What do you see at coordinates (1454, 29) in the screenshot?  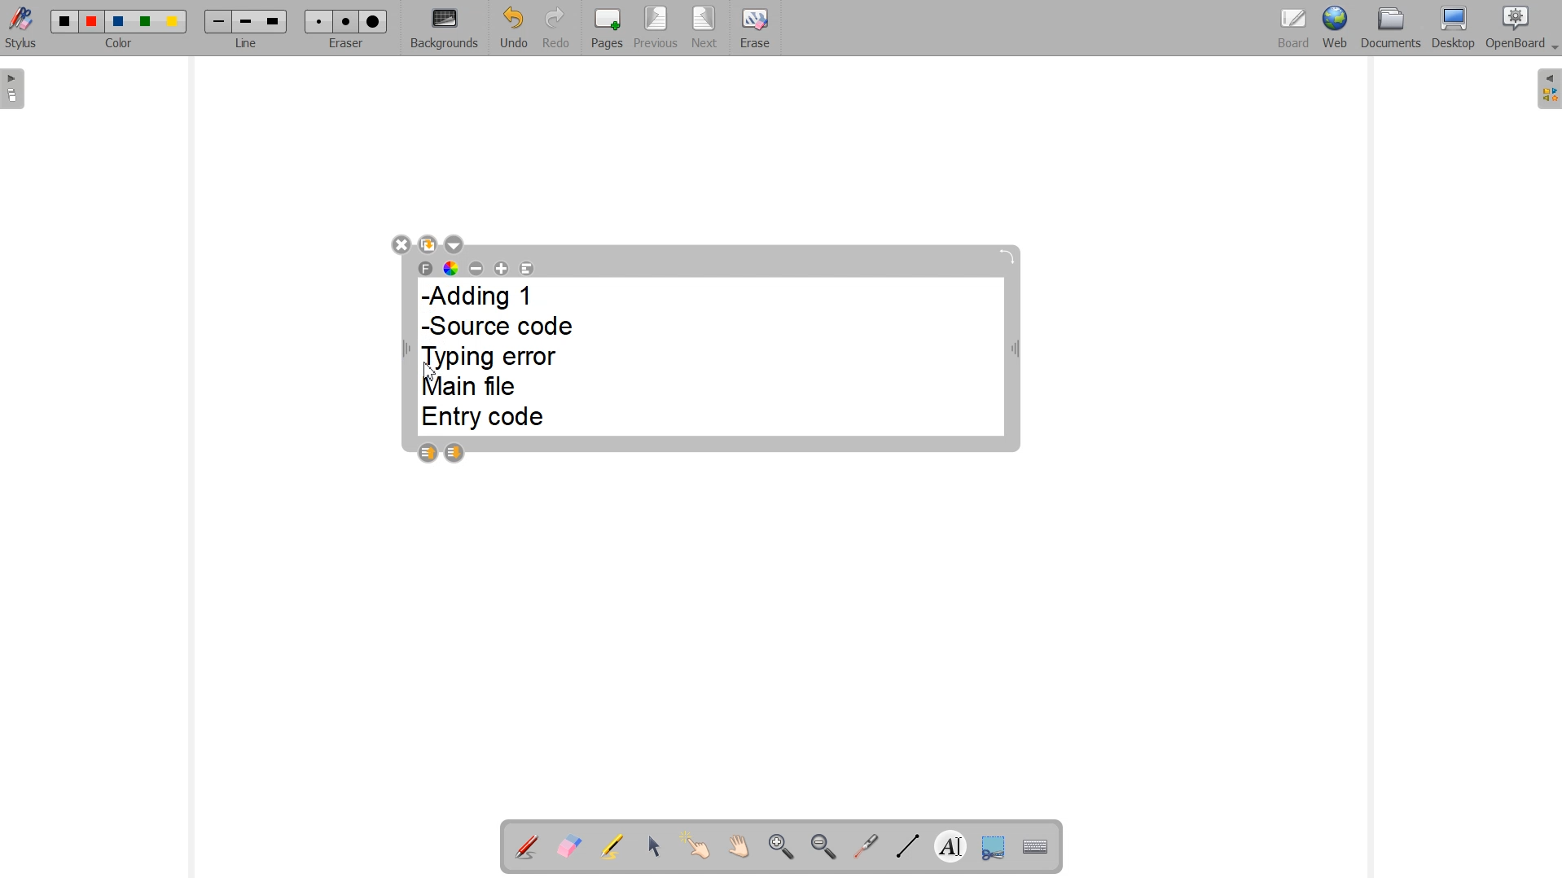 I see `Desktop` at bounding box center [1454, 29].